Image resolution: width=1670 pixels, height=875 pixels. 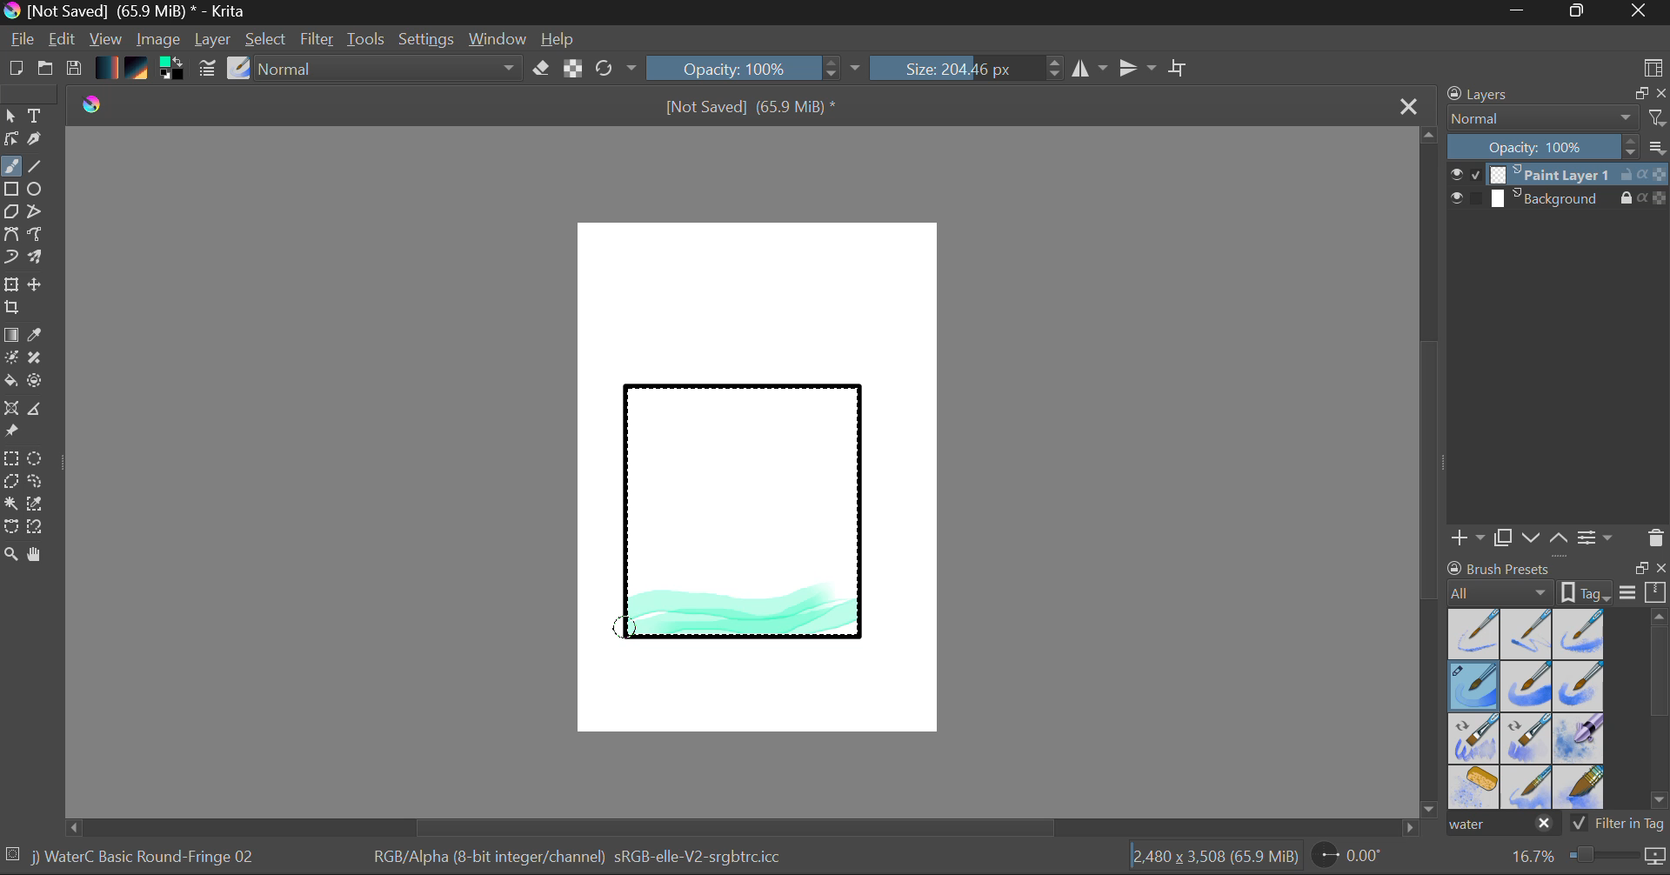 I want to click on Background Layer, so click(x=1559, y=199).